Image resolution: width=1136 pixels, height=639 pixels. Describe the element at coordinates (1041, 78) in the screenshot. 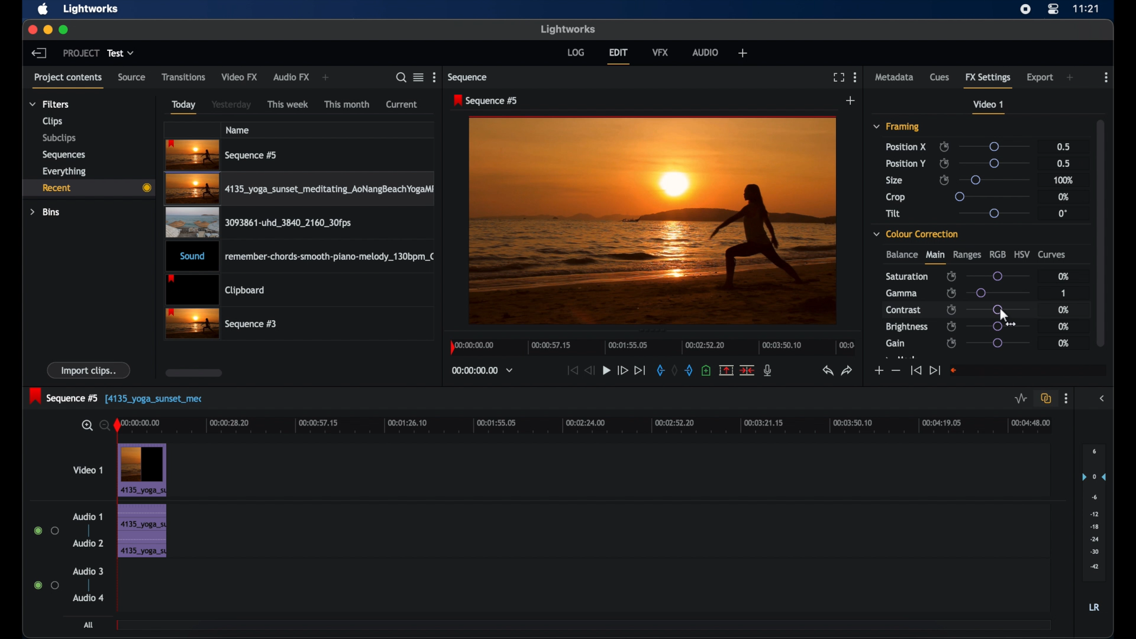

I see `export` at that location.